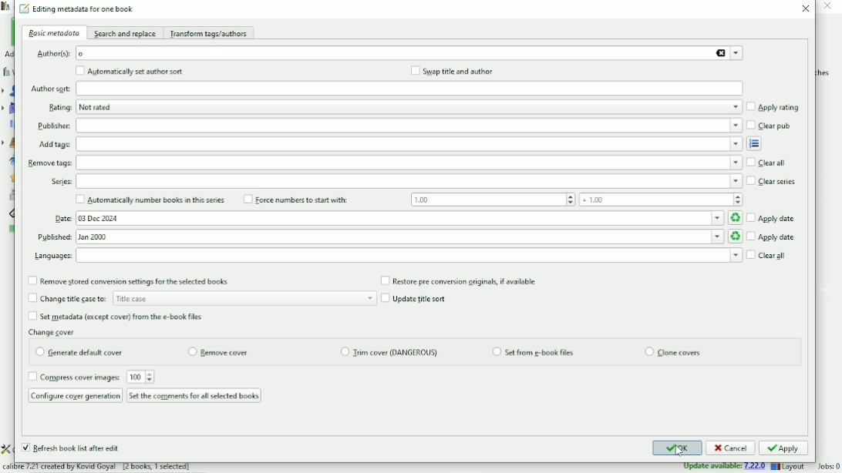 The height and width of the screenshot is (473, 842). I want to click on Cursor, so click(679, 451).